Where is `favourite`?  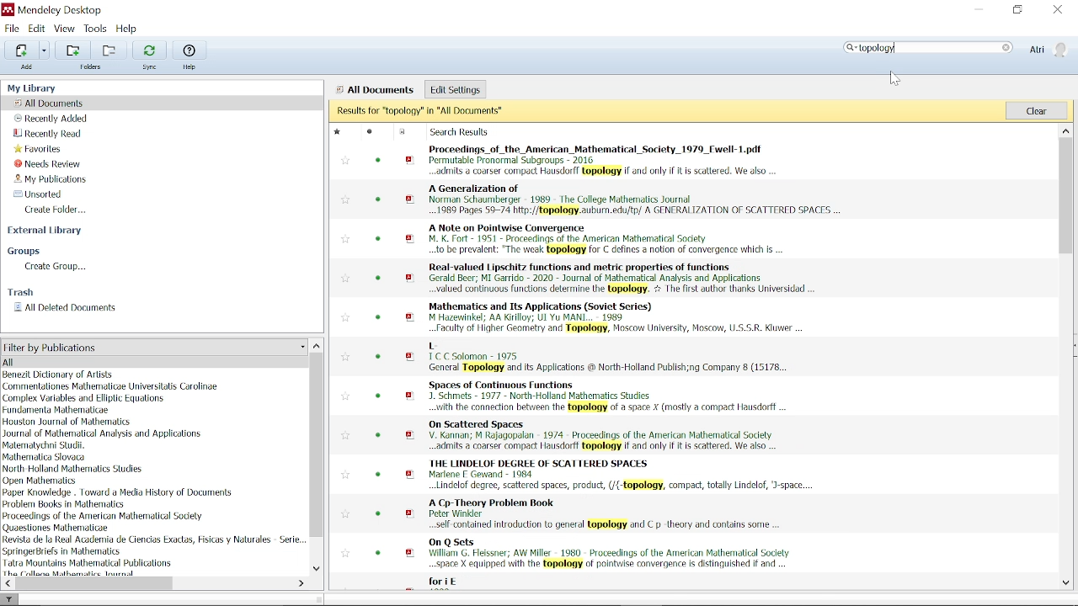
favourite is located at coordinates (344, 515).